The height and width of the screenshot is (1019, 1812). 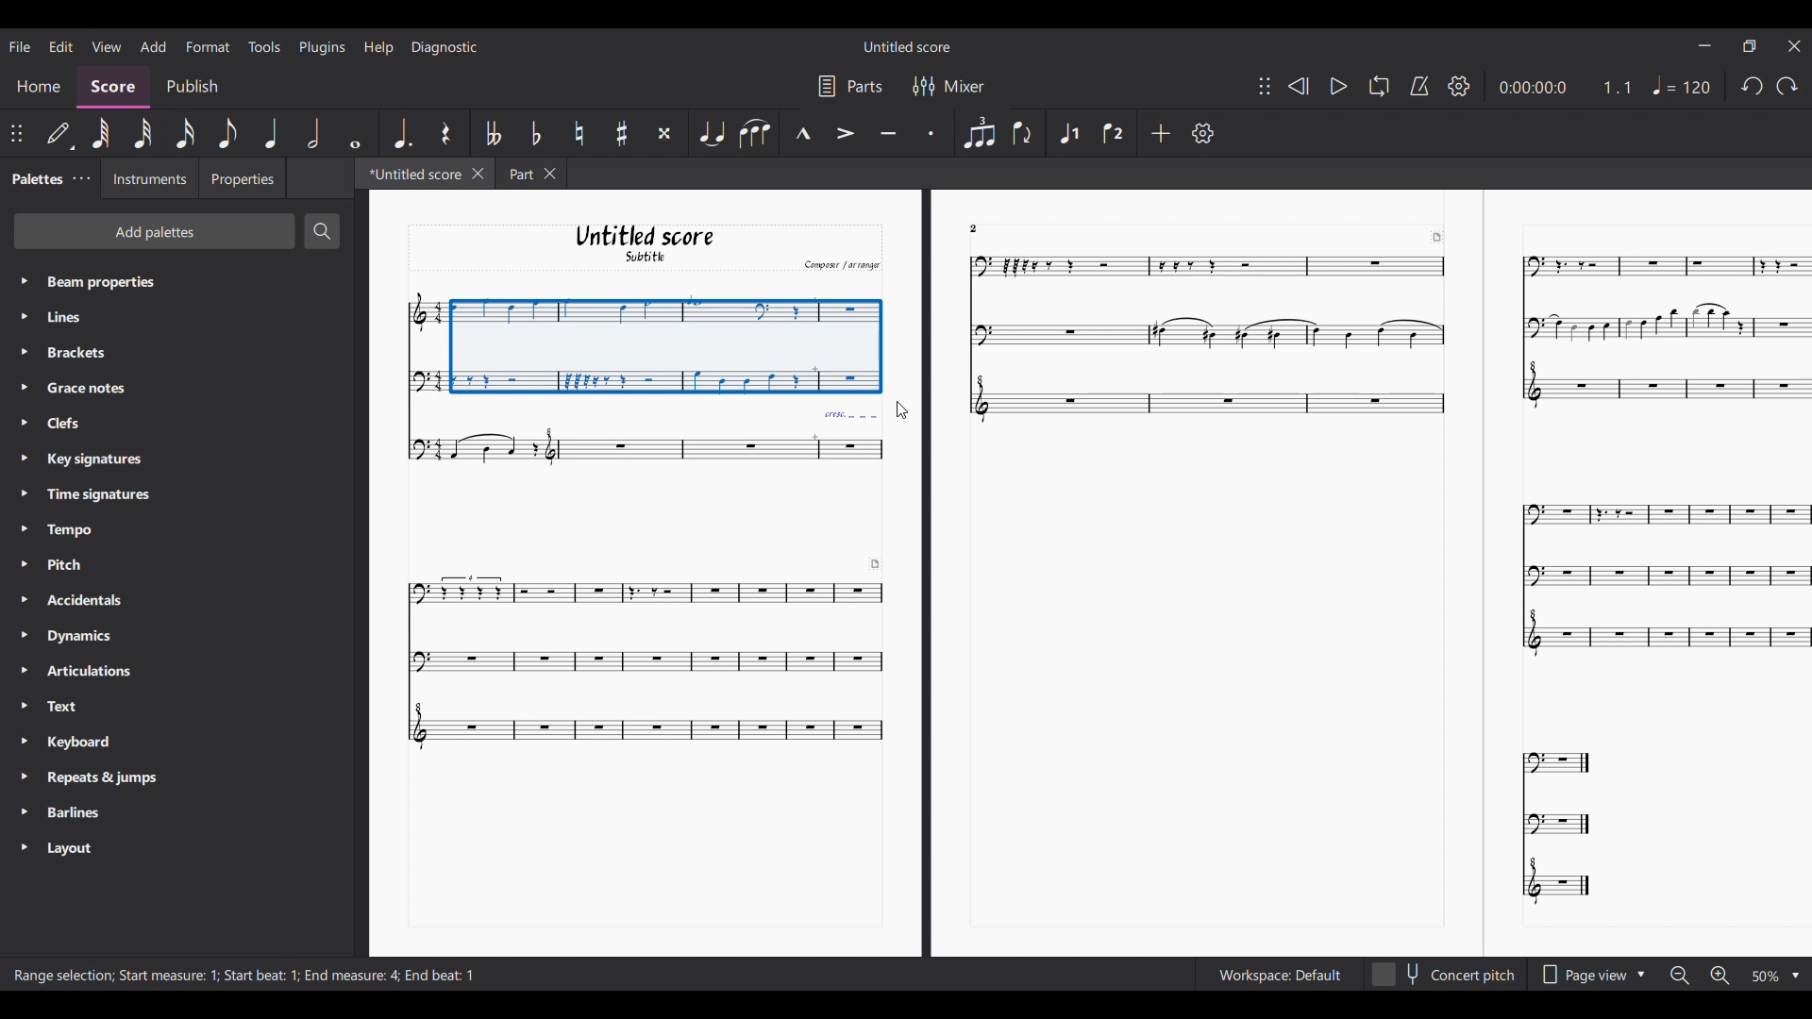 What do you see at coordinates (1580, 975) in the screenshot?
I see `Page view options` at bounding box center [1580, 975].